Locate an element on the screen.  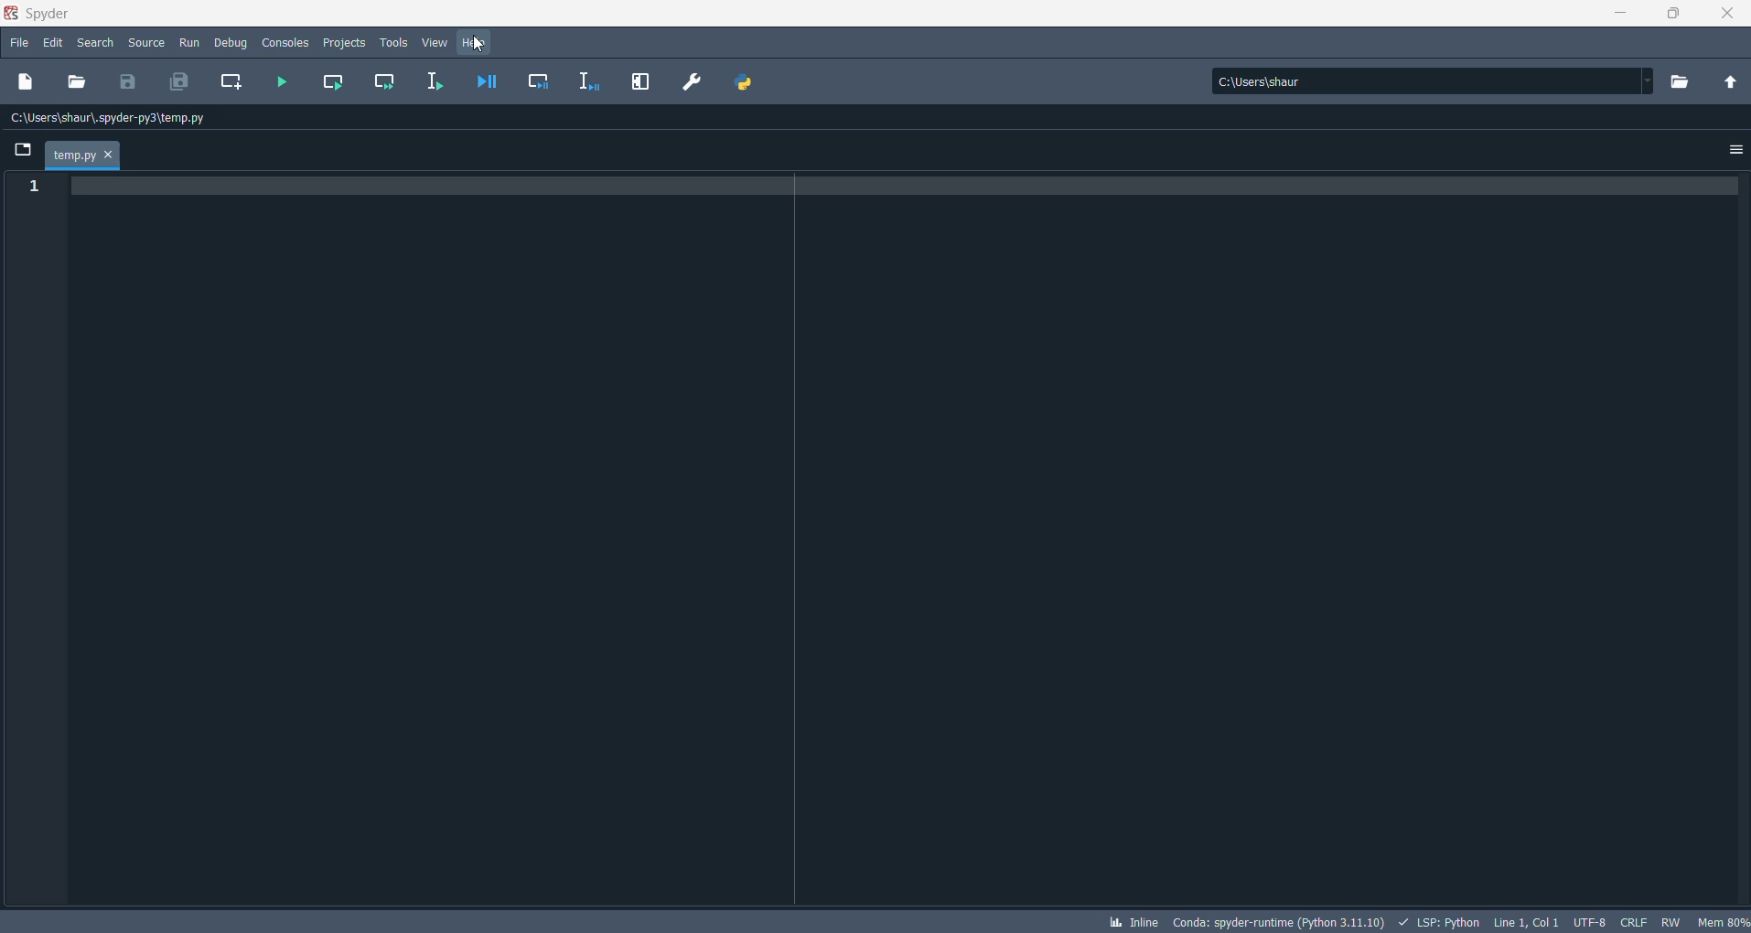
options is located at coordinates (1733, 154).